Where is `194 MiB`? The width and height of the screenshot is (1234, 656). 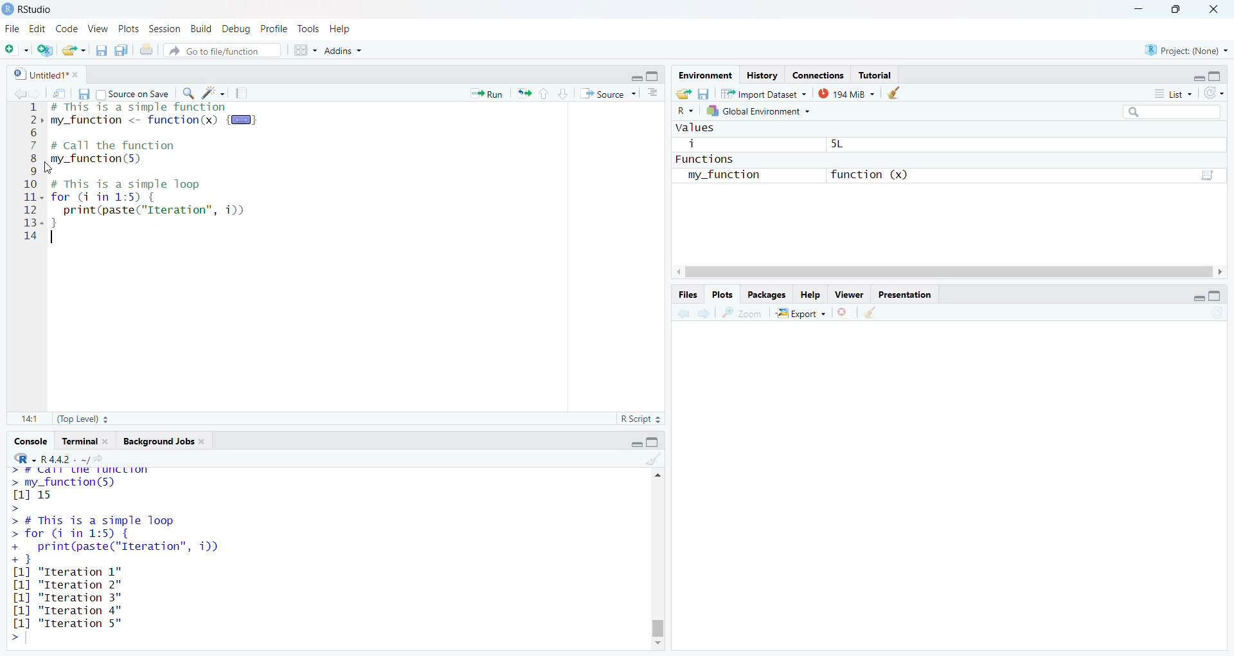 194 MiB is located at coordinates (846, 95).